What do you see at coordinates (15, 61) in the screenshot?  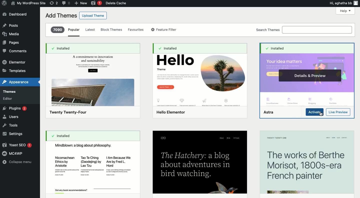 I see `Elementor` at bounding box center [15, 61].